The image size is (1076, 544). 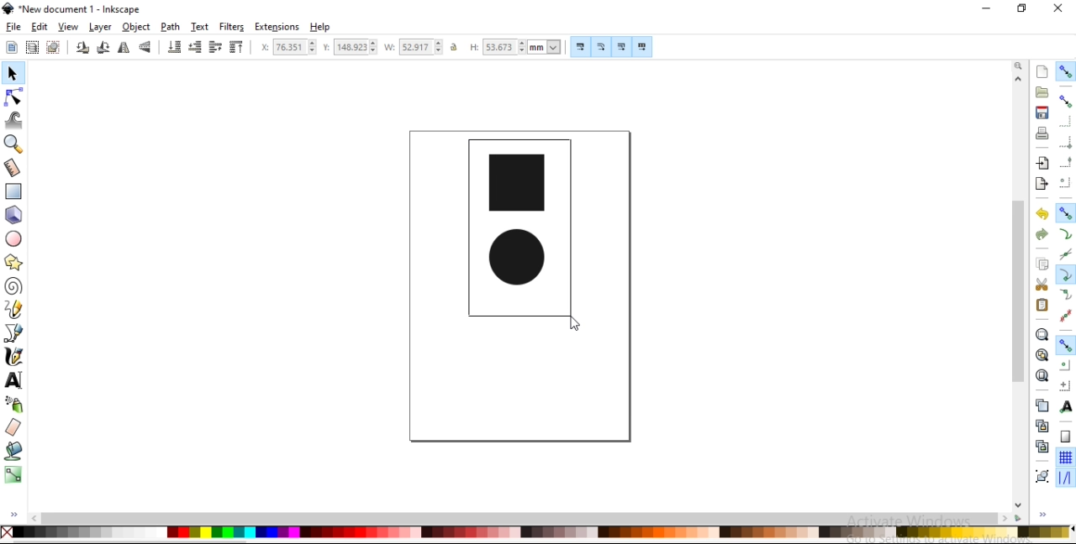 I want to click on create aclone, so click(x=1041, y=426).